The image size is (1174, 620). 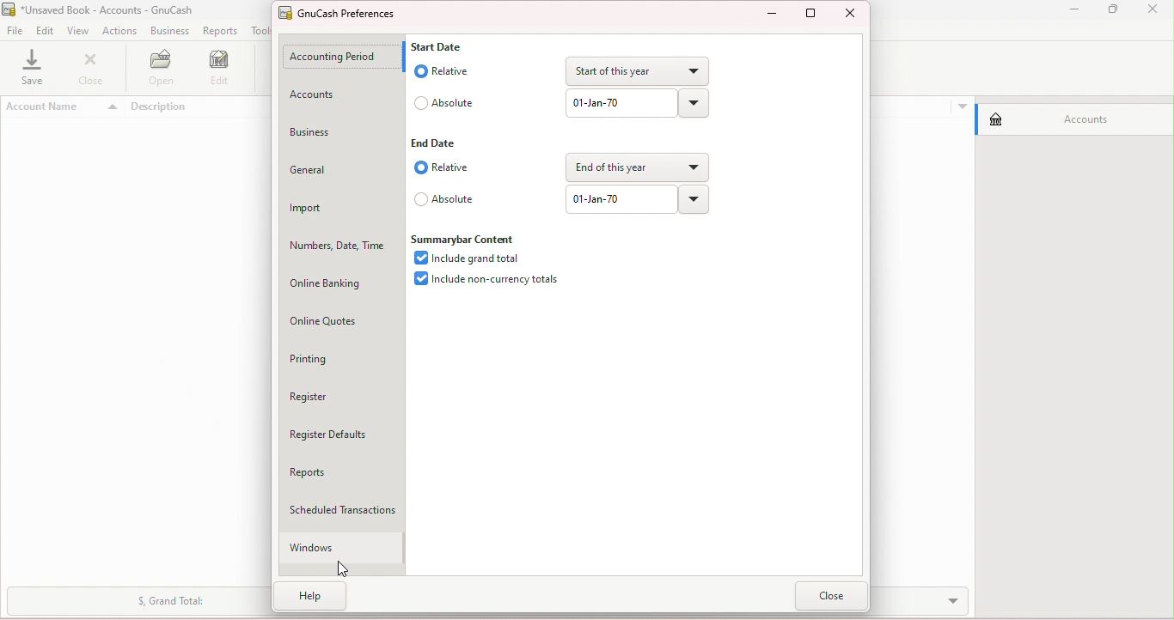 I want to click on Absolute, so click(x=442, y=102).